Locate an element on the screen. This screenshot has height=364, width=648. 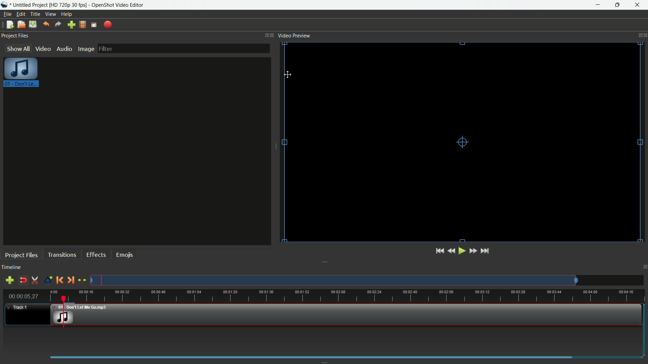
close project files is located at coordinates (273, 35).